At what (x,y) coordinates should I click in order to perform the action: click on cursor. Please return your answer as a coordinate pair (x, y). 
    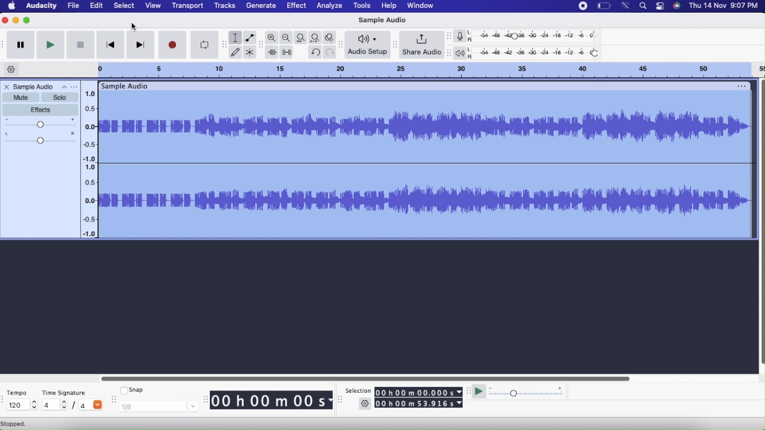
    Looking at the image, I should click on (135, 28).